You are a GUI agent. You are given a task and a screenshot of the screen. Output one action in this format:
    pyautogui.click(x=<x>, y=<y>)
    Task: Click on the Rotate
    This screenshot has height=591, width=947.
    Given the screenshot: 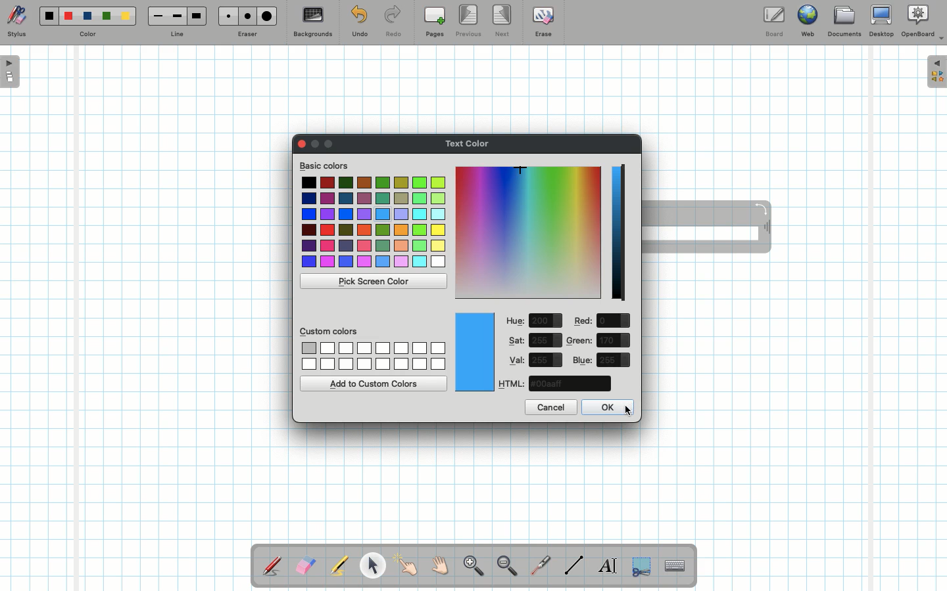 What is the action you would take?
    pyautogui.click(x=761, y=208)
    